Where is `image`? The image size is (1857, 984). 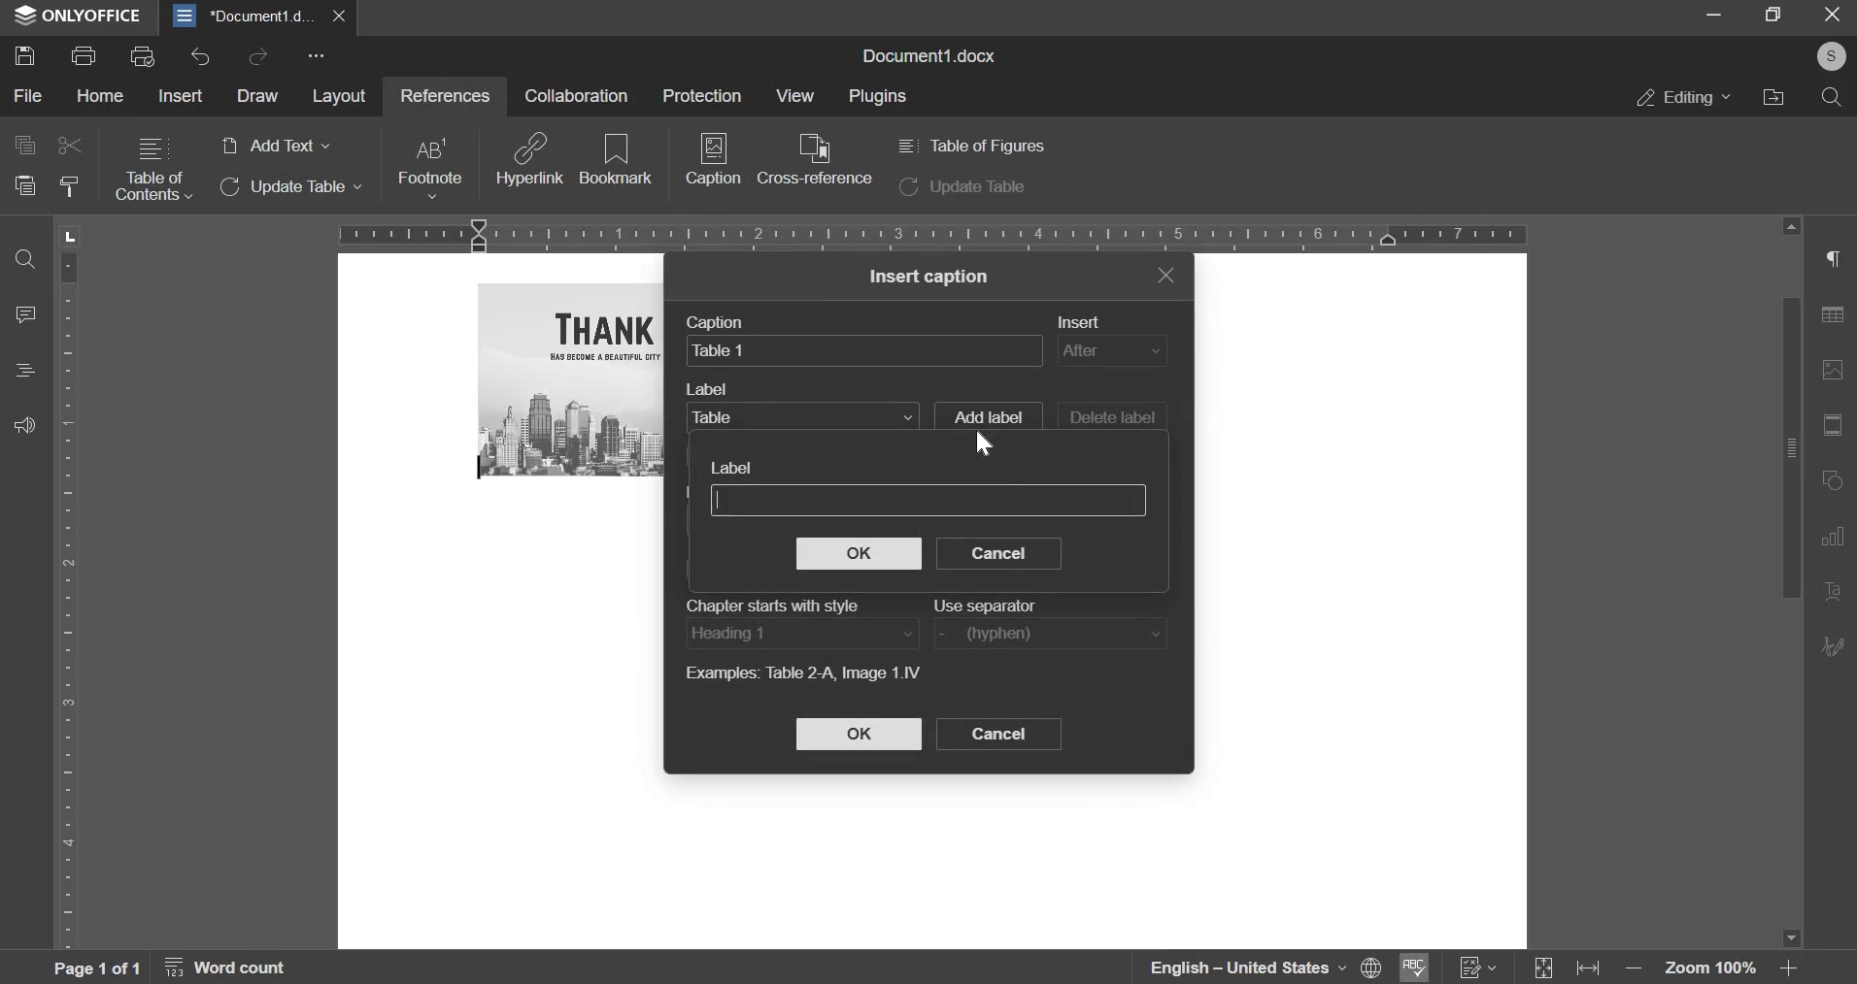
image is located at coordinates (1837, 370).